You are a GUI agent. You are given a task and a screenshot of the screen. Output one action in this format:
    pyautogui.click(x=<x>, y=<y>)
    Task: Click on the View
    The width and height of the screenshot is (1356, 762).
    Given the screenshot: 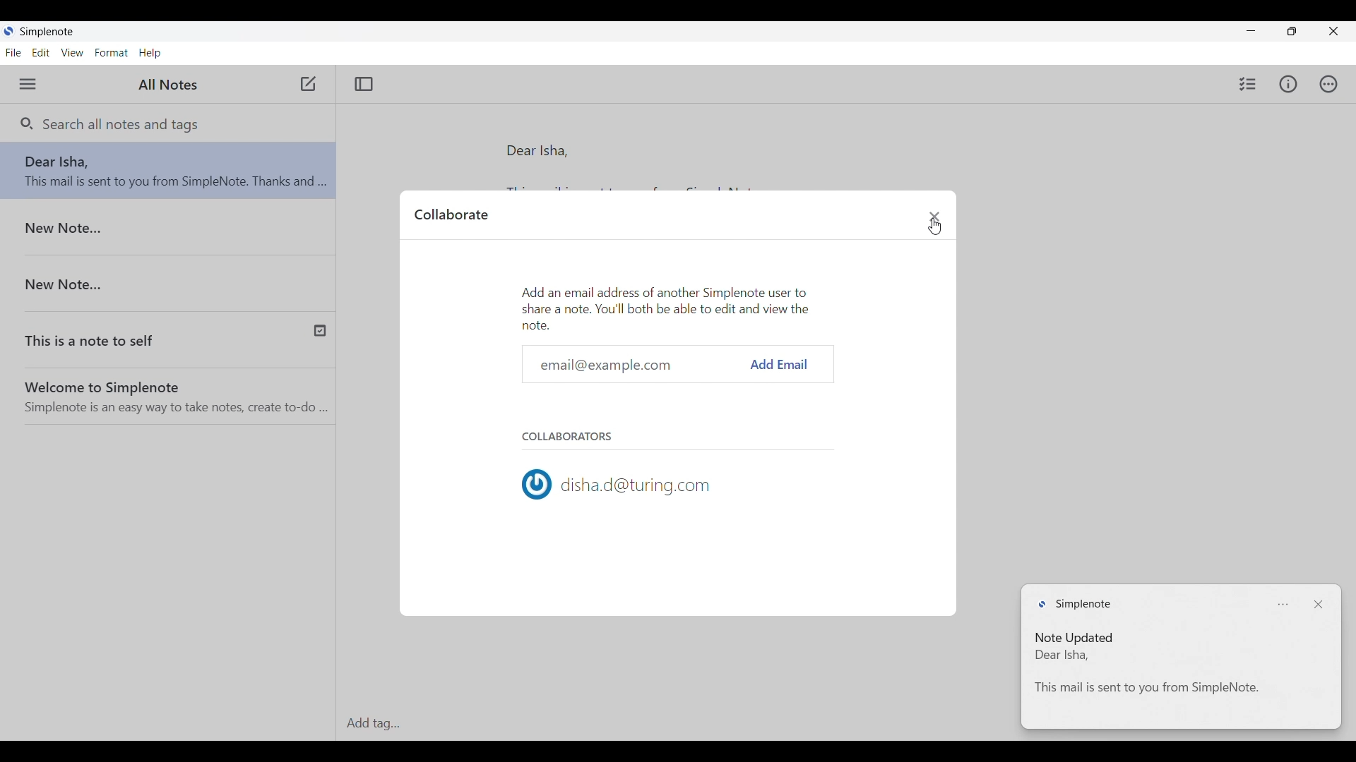 What is the action you would take?
    pyautogui.click(x=73, y=52)
    